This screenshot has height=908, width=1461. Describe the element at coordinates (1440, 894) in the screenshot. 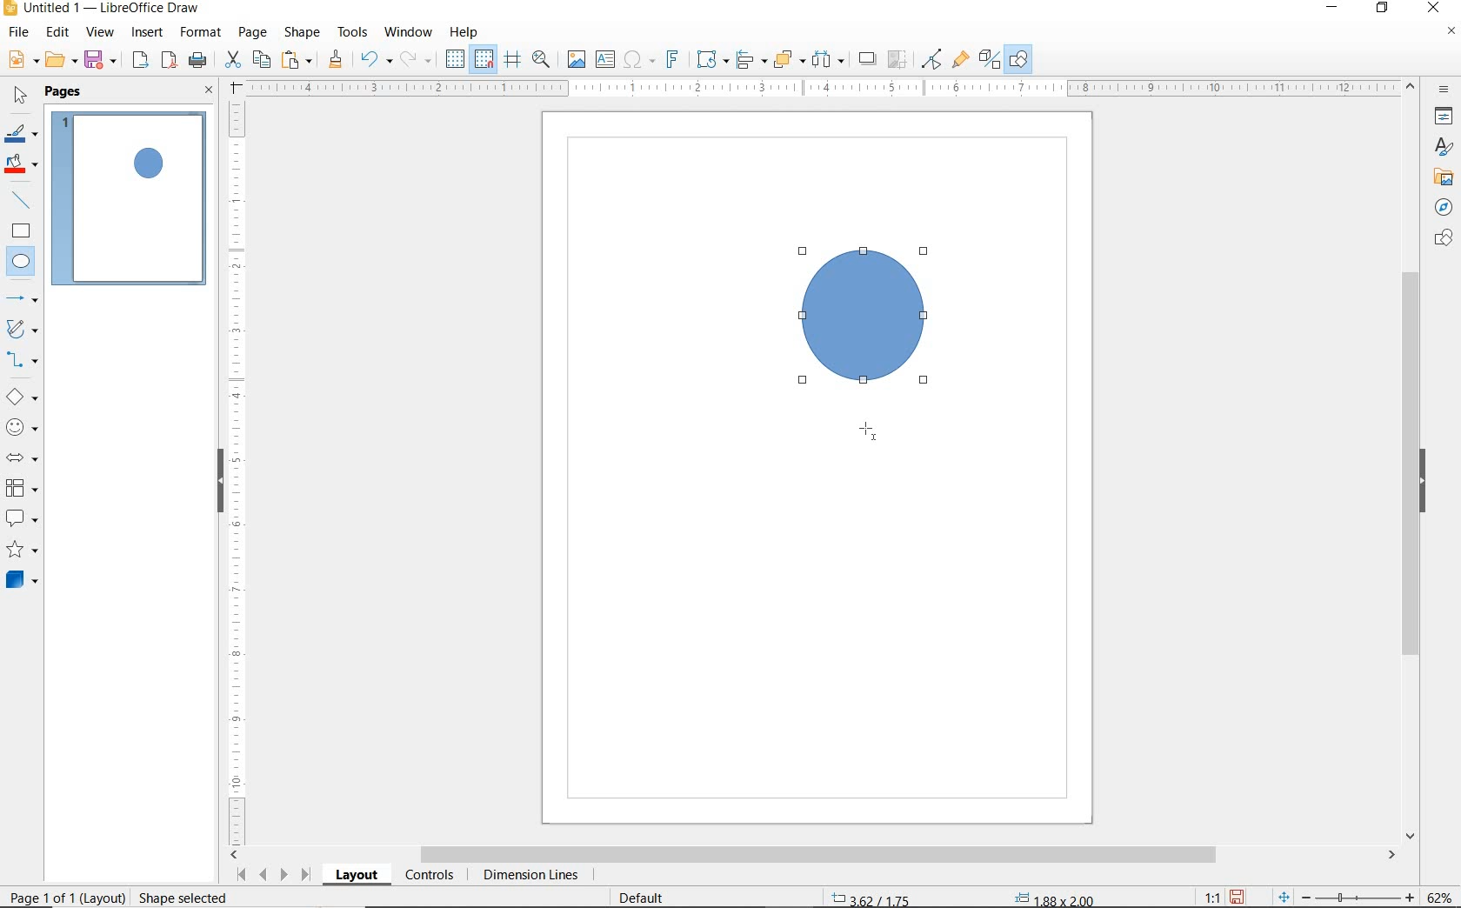

I see `ZOOM FACTOR` at that location.